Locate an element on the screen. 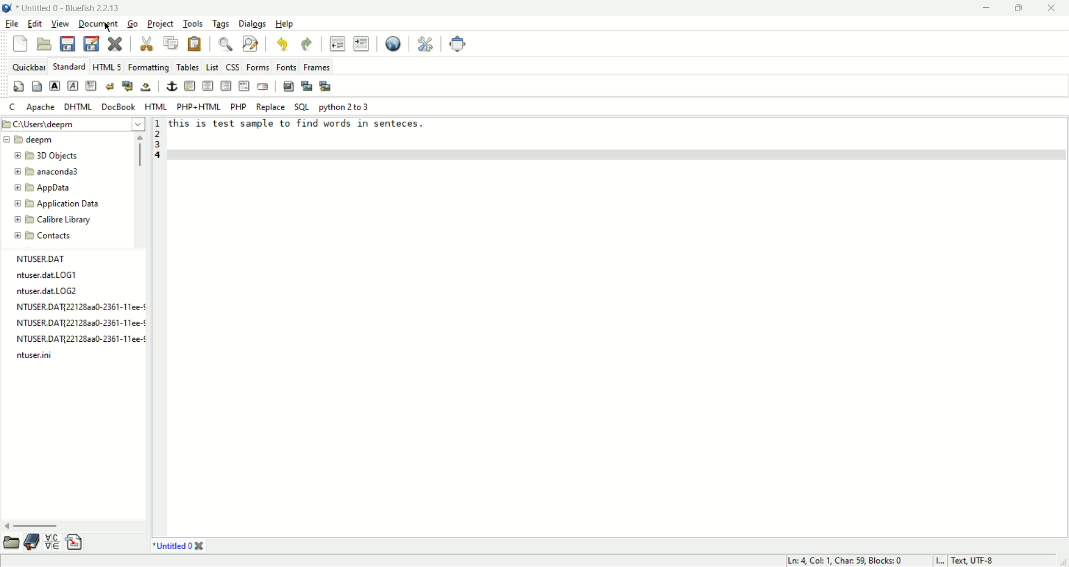 The width and height of the screenshot is (1069, 567). list  is located at coordinates (212, 67).